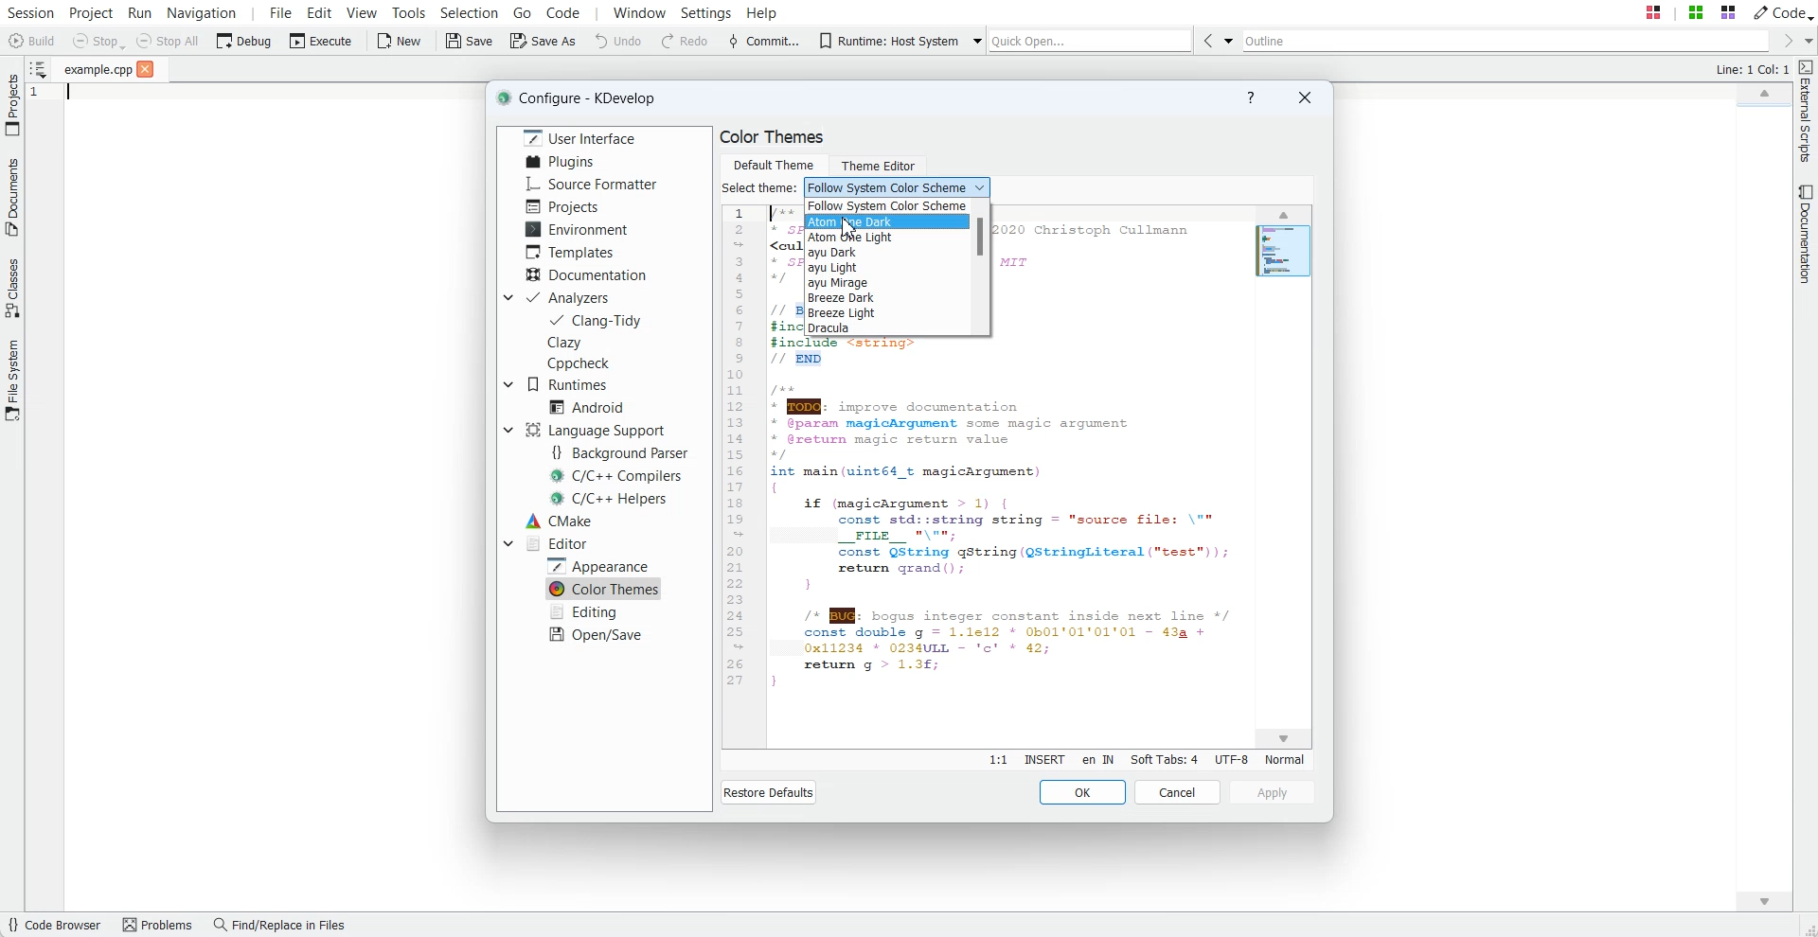 The width and height of the screenshot is (1818, 937). What do you see at coordinates (523, 11) in the screenshot?
I see `Go` at bounding box center [523, 11].